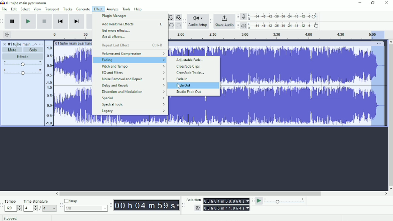 Image resolution: width=393 pixels, height=221 pixels. Describe the element at coordinates (198, 21) in the screenshot. I see `Audio Setup` at that location.